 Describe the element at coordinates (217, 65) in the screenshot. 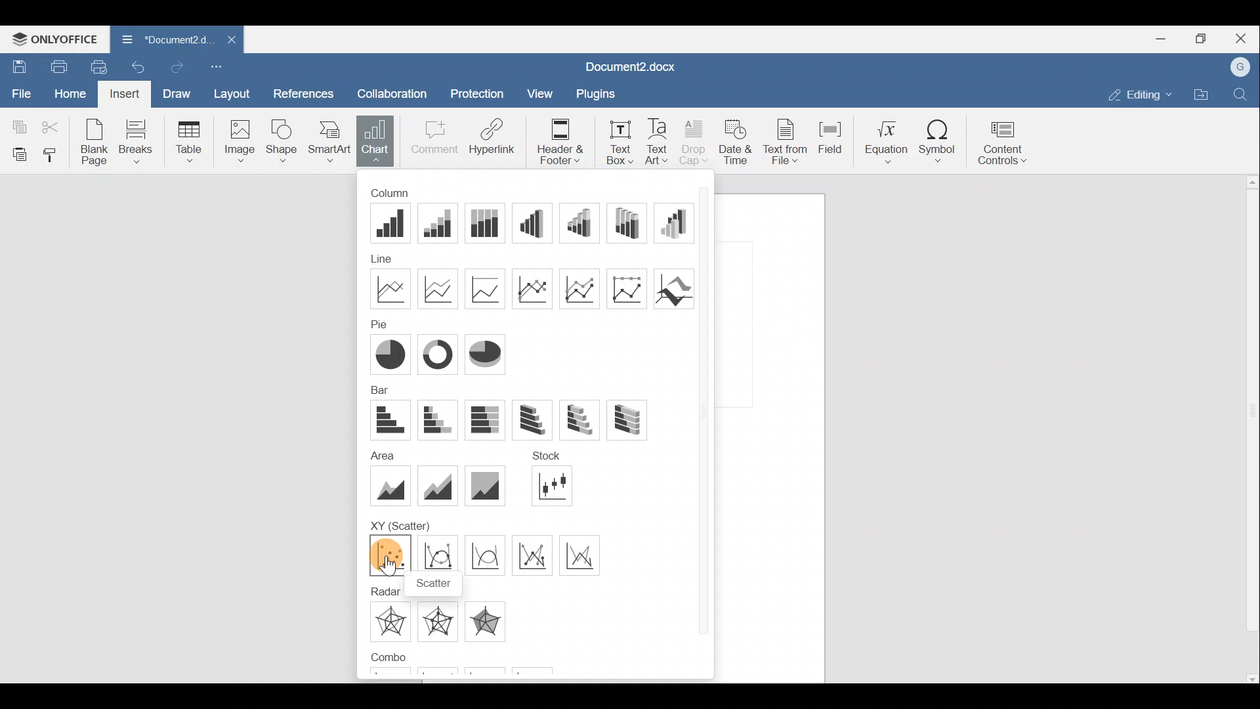

I see `Customize quick access toolbar` at that location.